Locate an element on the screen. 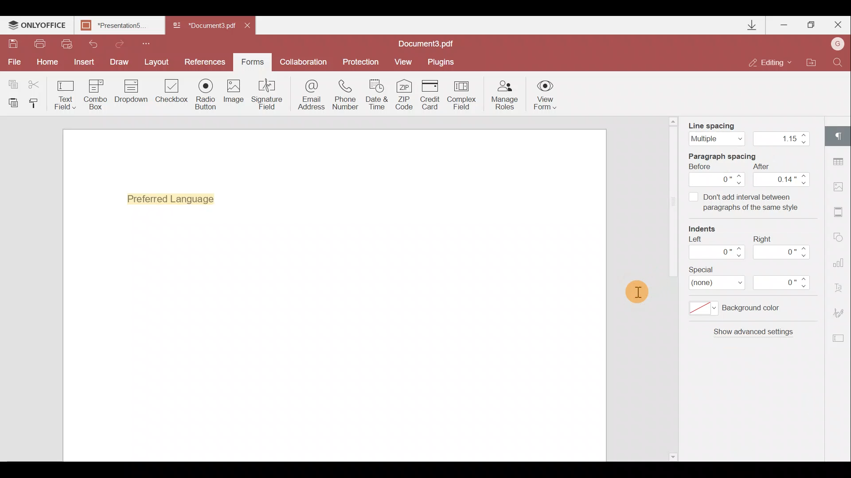  Right is located at coordinates (759, 237).